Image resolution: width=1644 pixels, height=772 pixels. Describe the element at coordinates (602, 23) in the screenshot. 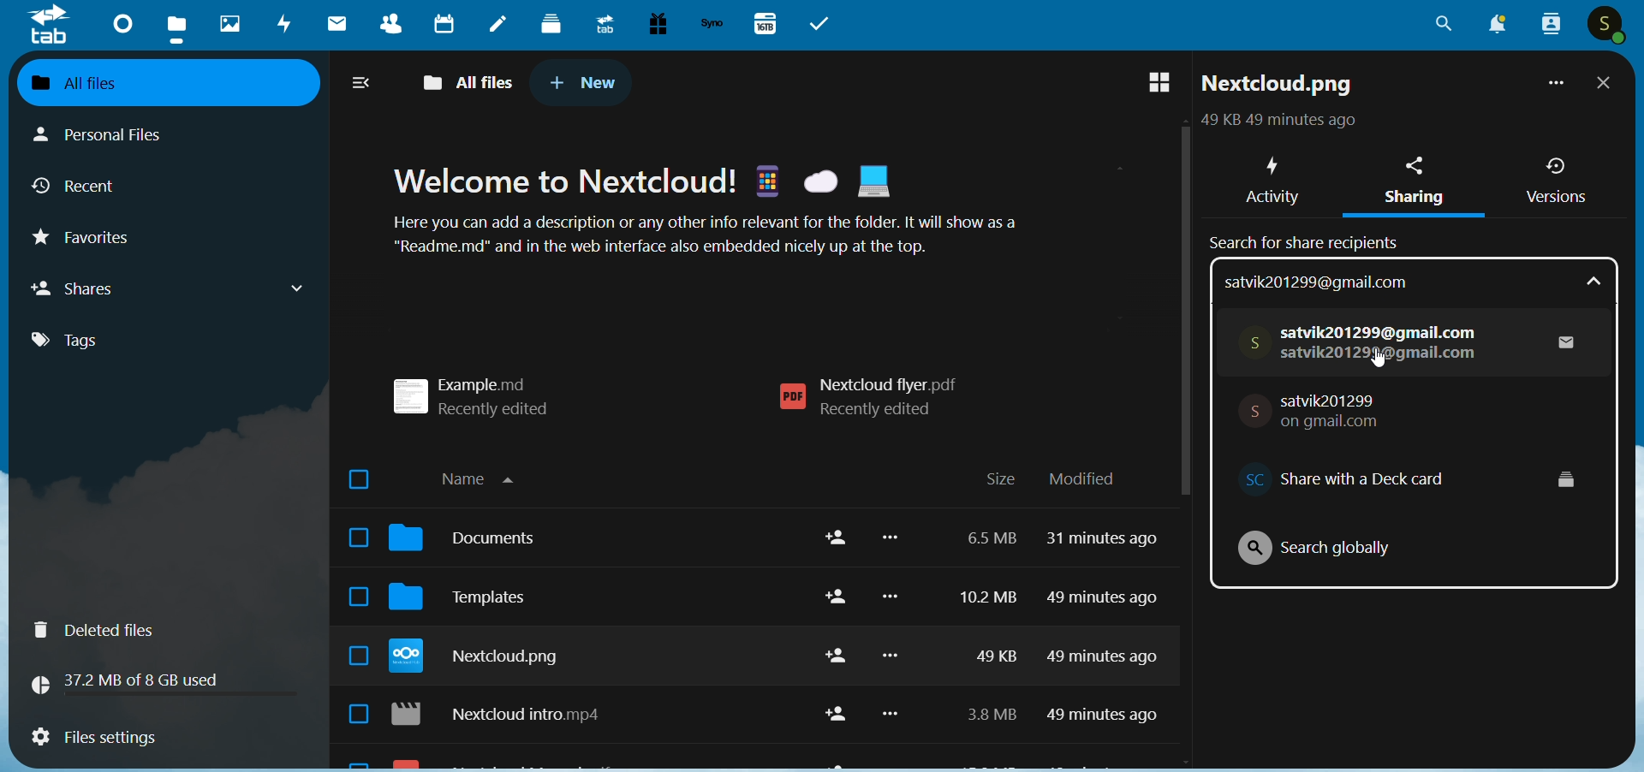

I see `upgrade` at that location.